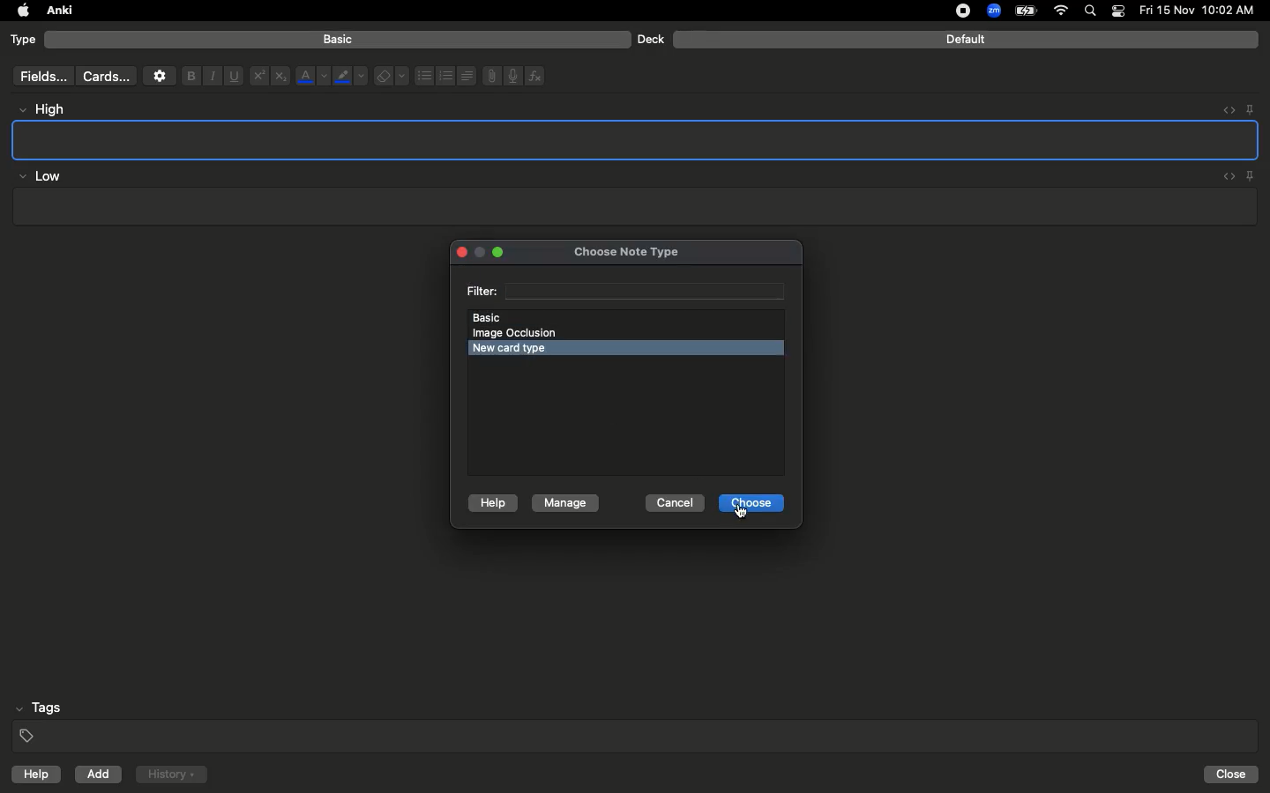 Image resolution: width=1270 pixels, height=793 pixels. What do you see at coordinates (481, 254) in the screenshot?
I see `minimize` at bounding box center [481, 254].